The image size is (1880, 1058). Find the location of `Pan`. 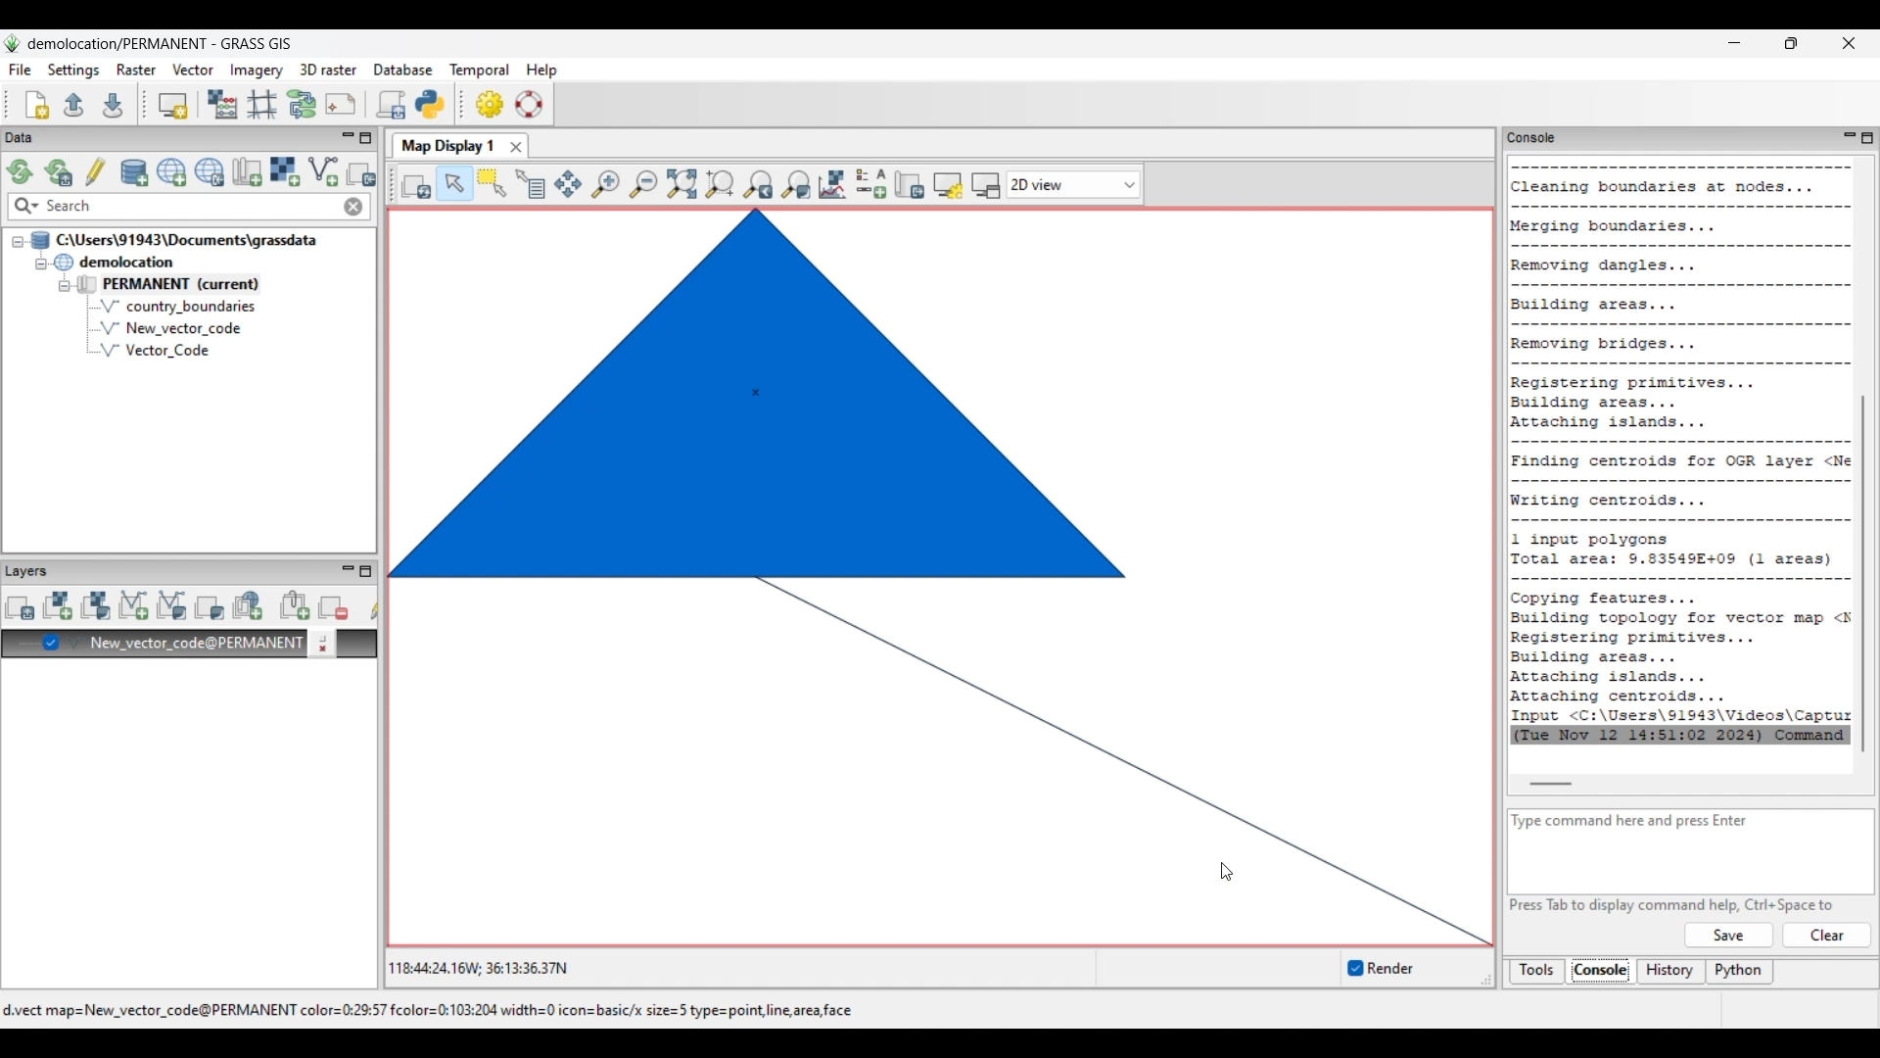

Pan is located at coordinates (568, 185).